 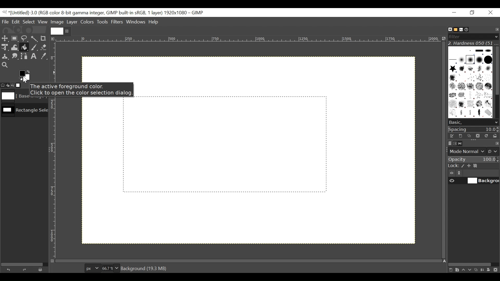 What do you see at coordinates (14, 48) in the screenshot?
I see `Warp Transform` at bounding box center [14, 48].